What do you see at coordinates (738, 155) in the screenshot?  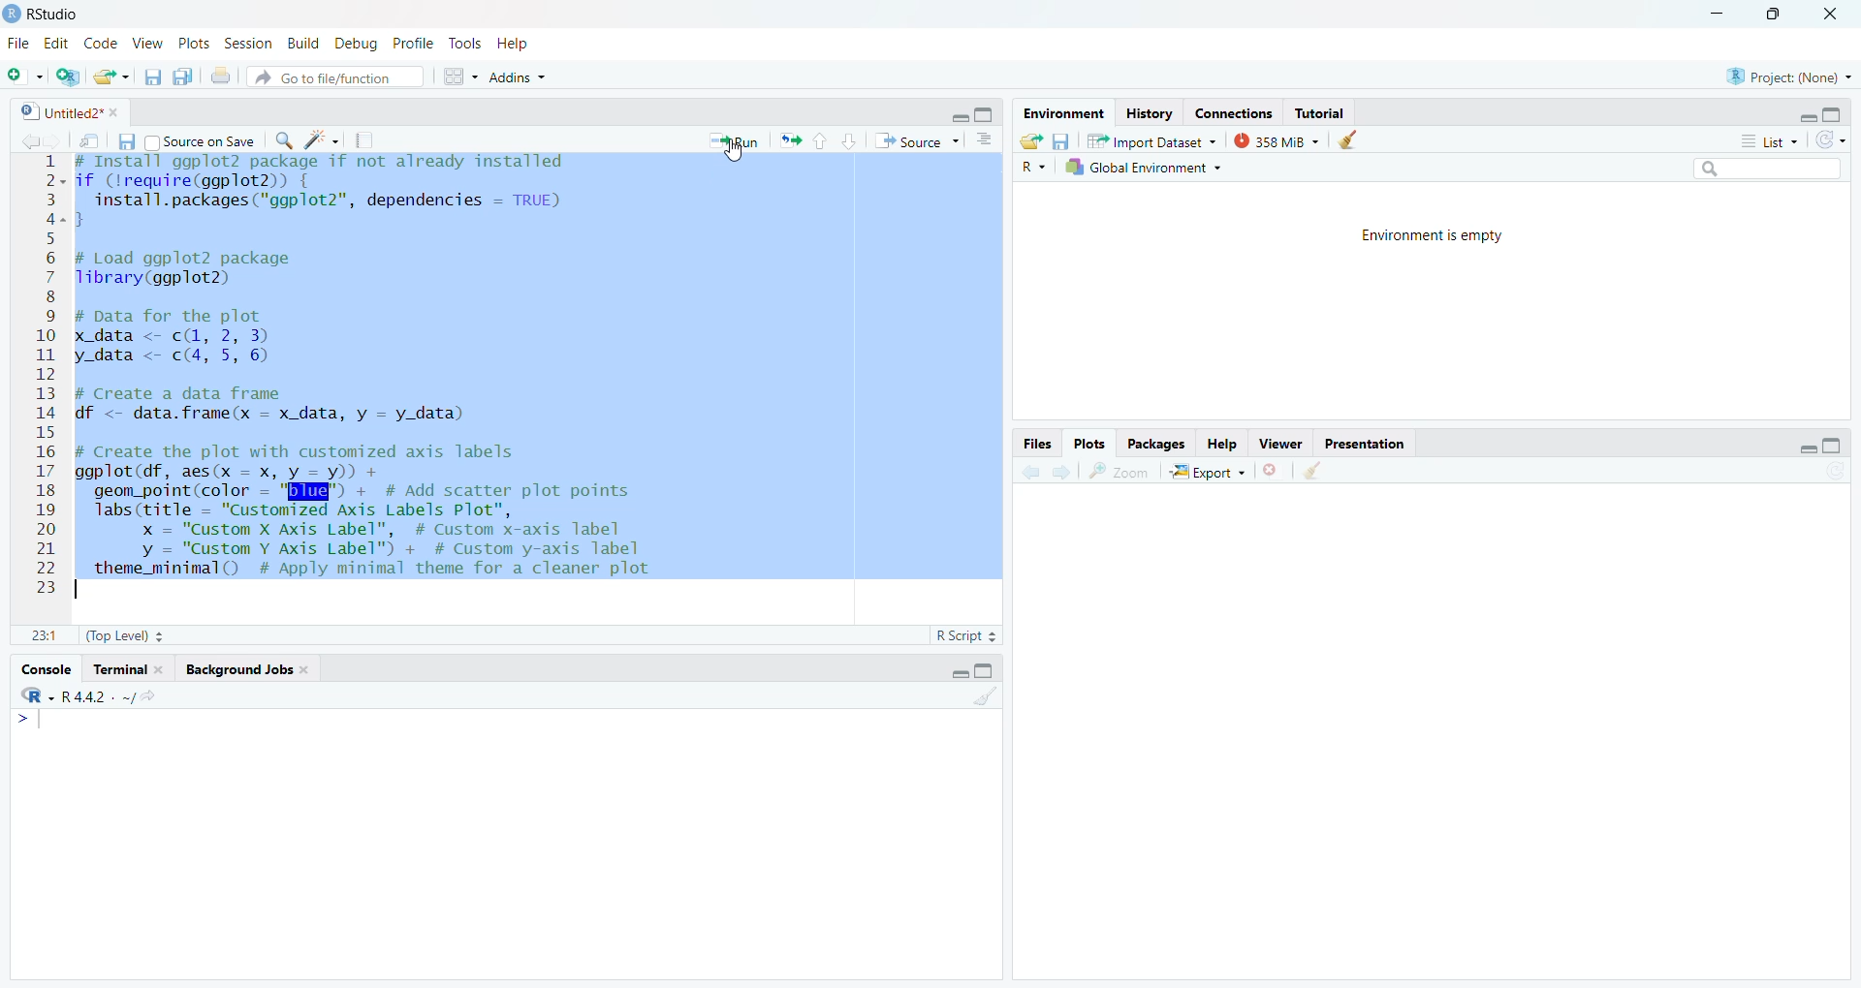 I see `cursor` at bounding box center [738, 155].